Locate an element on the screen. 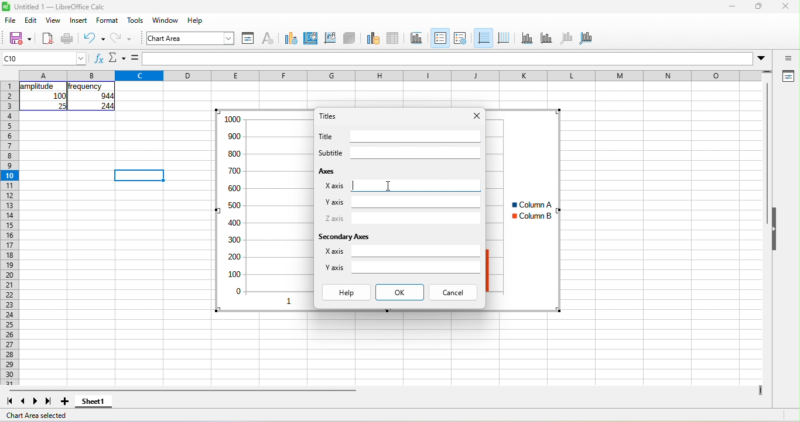 This screenshot has height=422, width=800. 044 is located at coordinates (107, 96).